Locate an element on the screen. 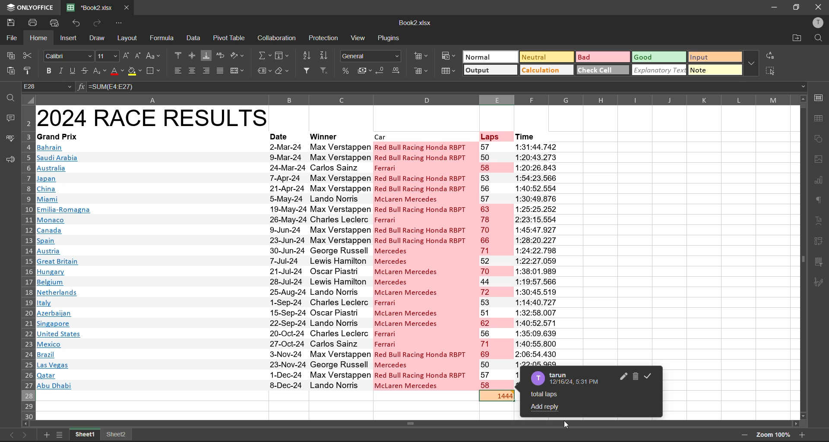 The image size is (829, 442). paste is located at coordinates (10, 69).